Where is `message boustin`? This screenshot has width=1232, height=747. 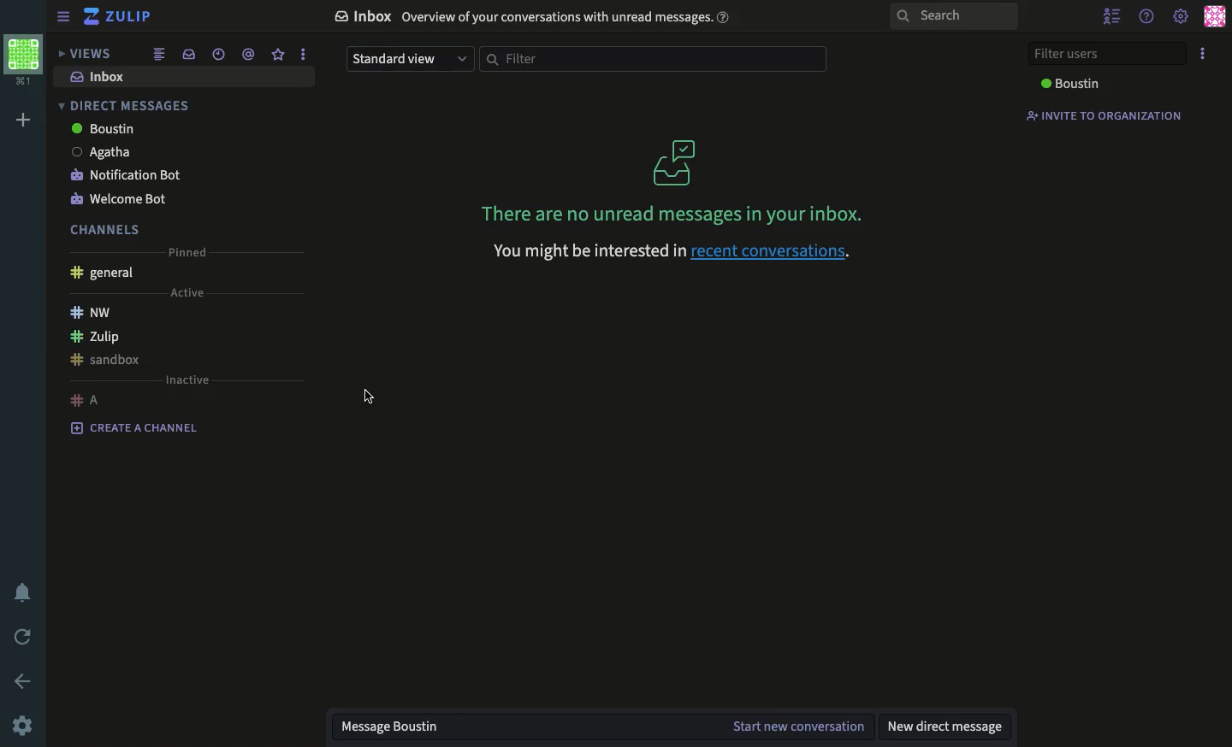
message boustin is located at coordinates (400, 728).